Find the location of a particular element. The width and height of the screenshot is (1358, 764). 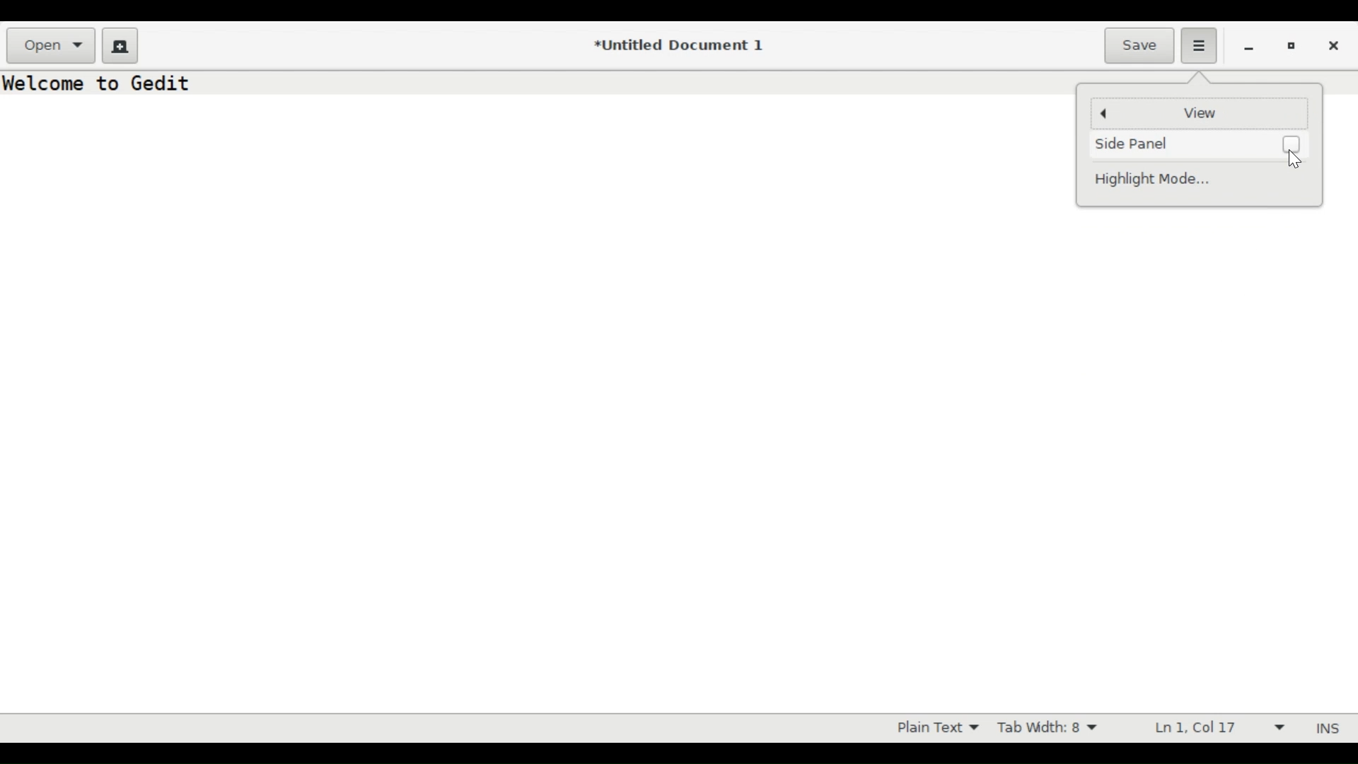

Close is located at coordinates (1336, 44).